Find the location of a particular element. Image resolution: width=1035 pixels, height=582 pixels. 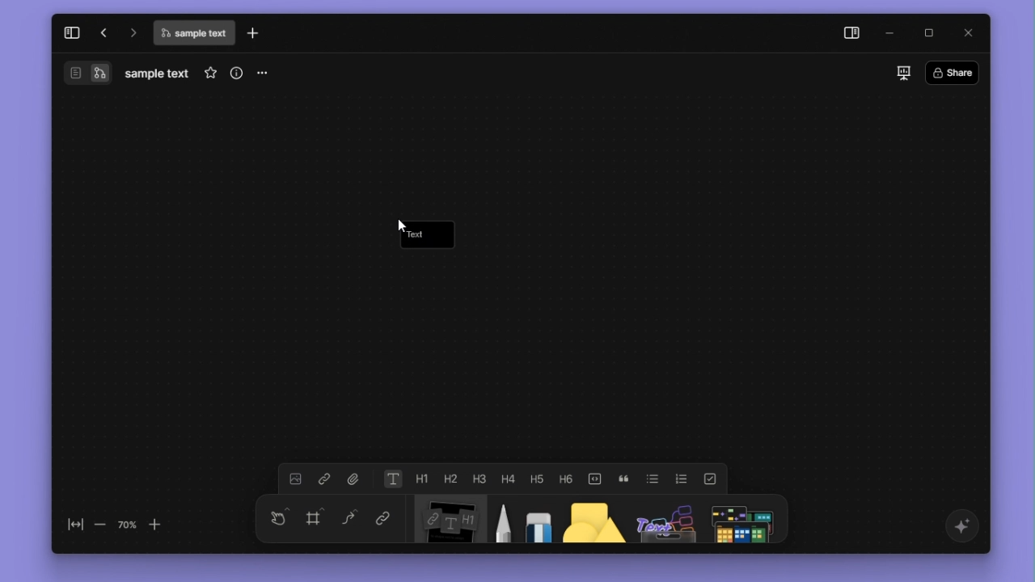

Zoom in is located at coordinates (163, 524).